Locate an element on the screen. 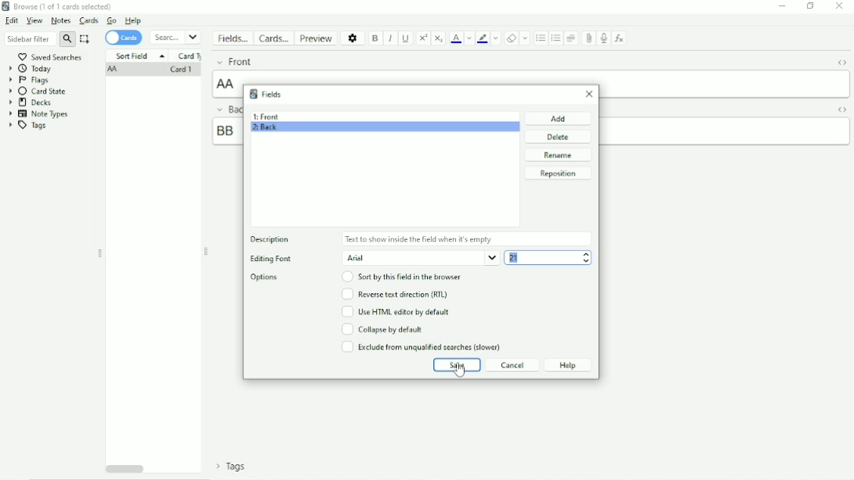 This screenshot has width=854, height=480. Alignment is located at coordinates (572, 38).